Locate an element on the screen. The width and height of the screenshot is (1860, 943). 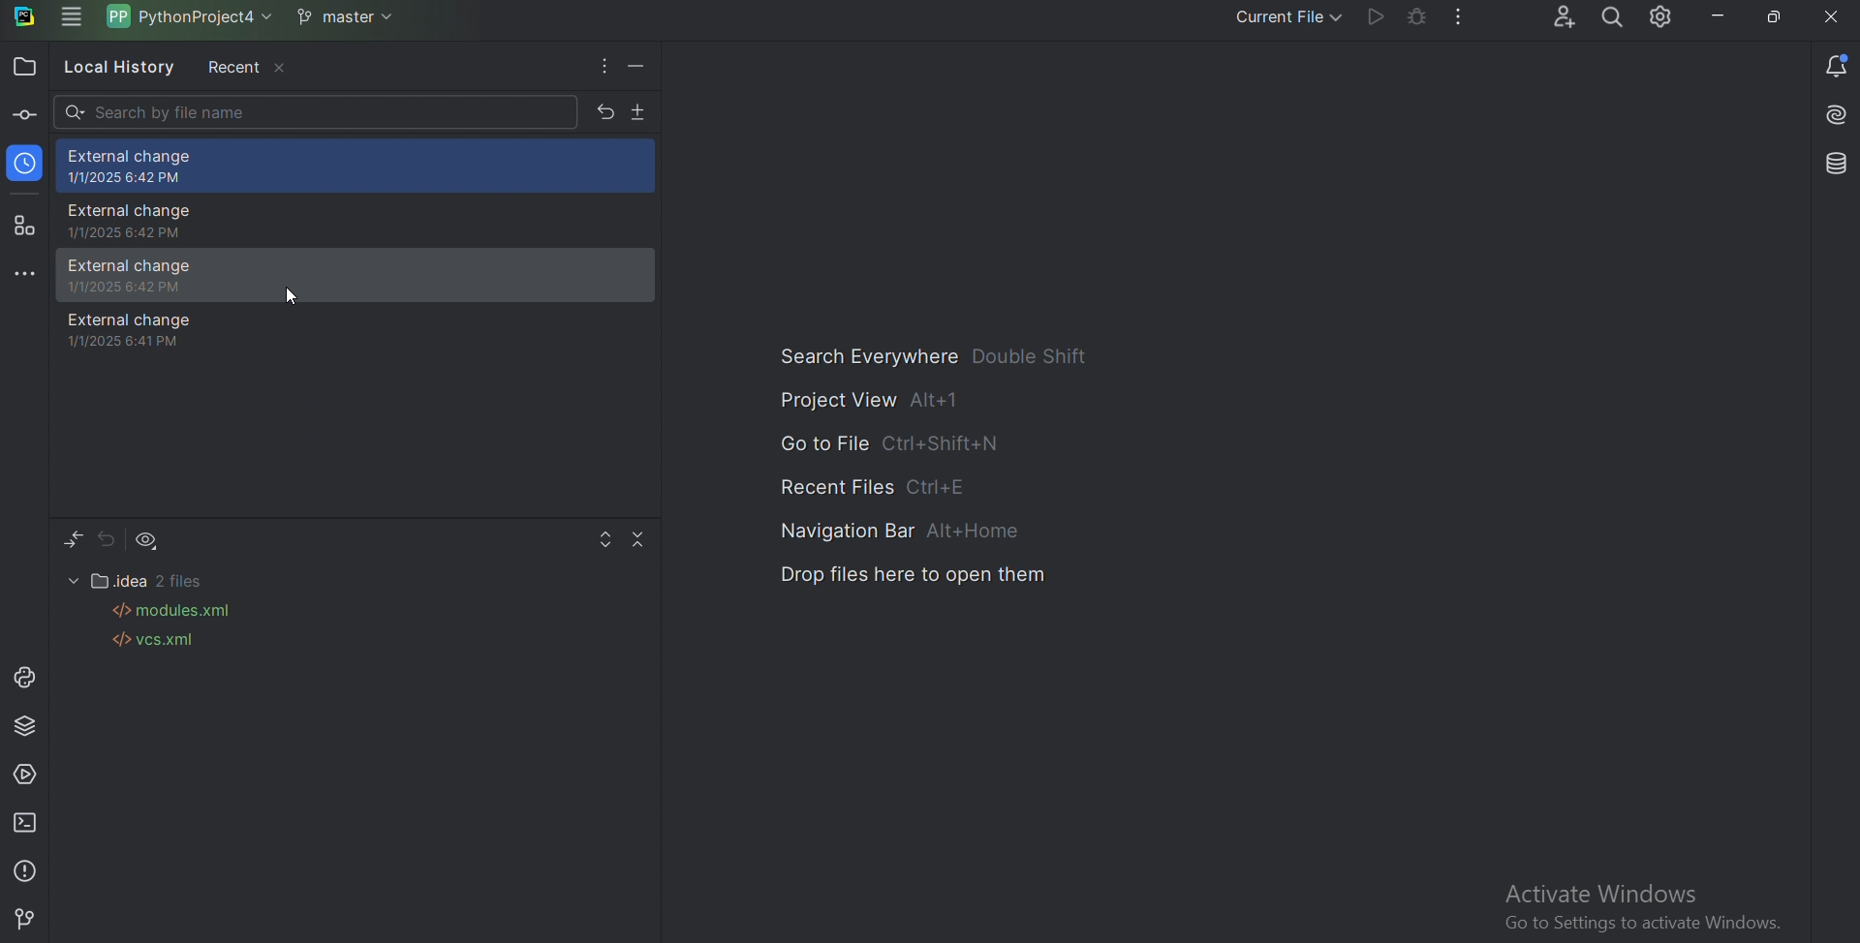
Recent files is located at coordinates (859, 484).